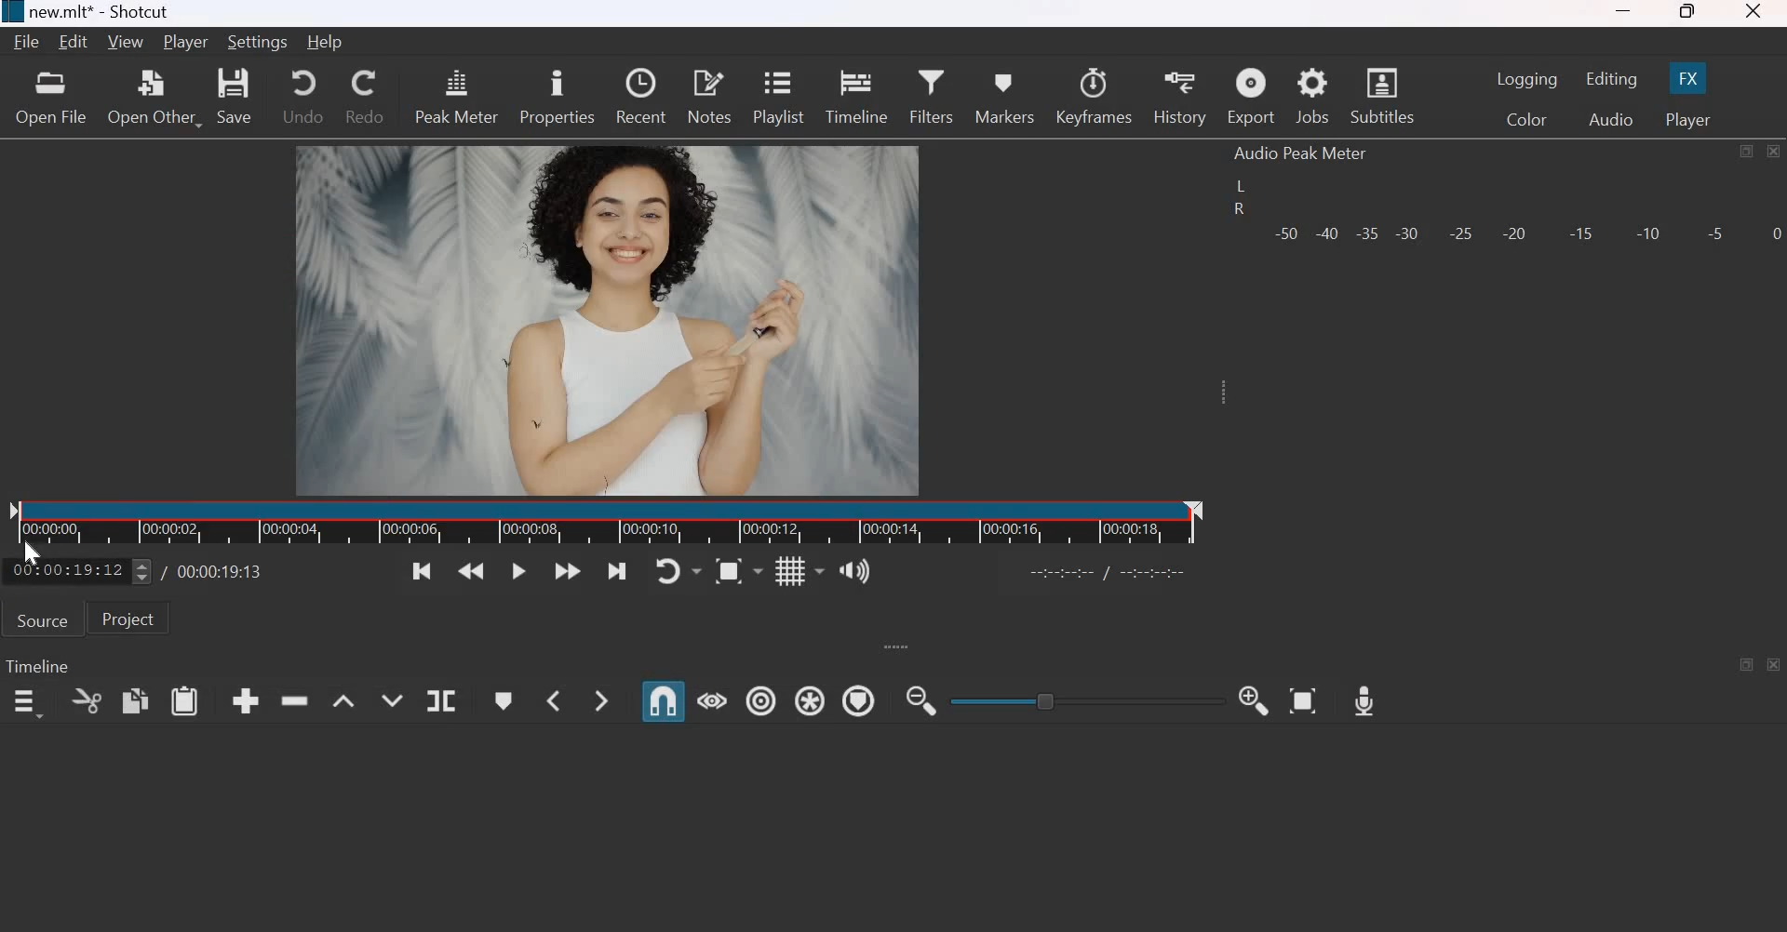 This screenshot has width=1787, height=932. What do you see at coordinates (1525, 231) in the screenshot?
I see `Volume meter` at bounding box center [1525, 231].